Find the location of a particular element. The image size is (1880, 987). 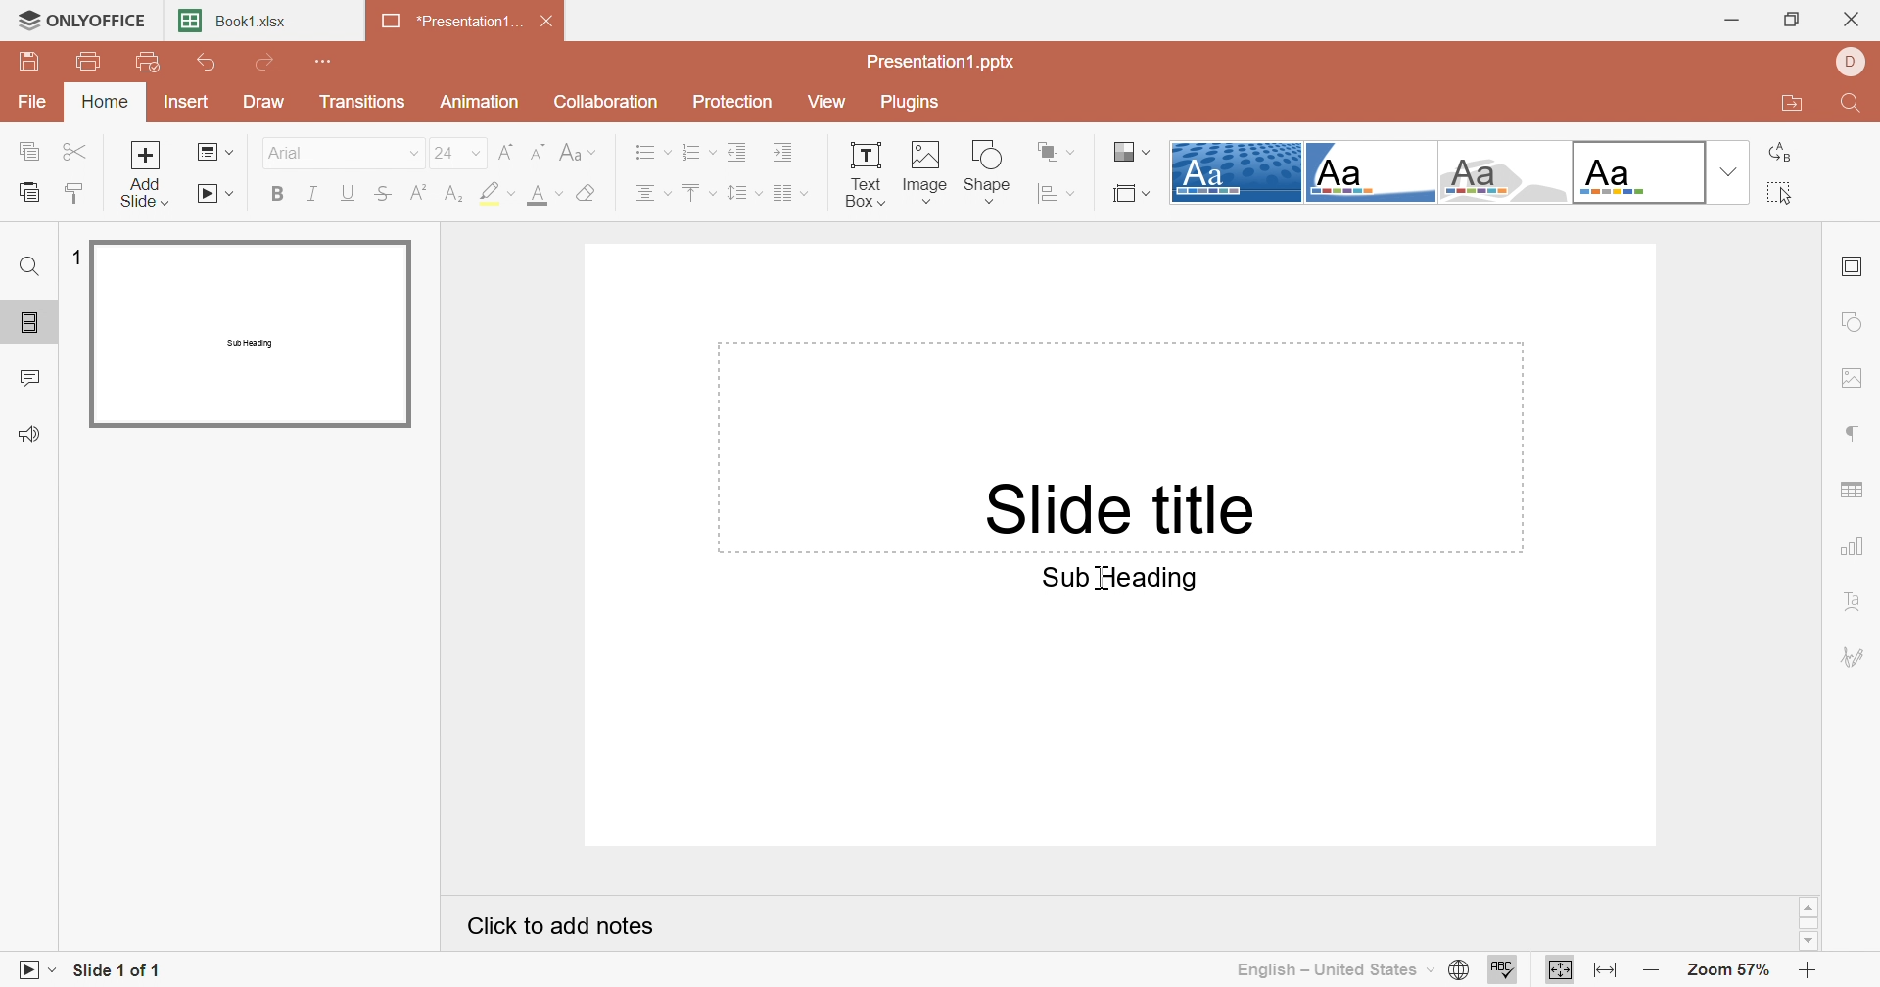

Undo is located at coordinates (211, 62).